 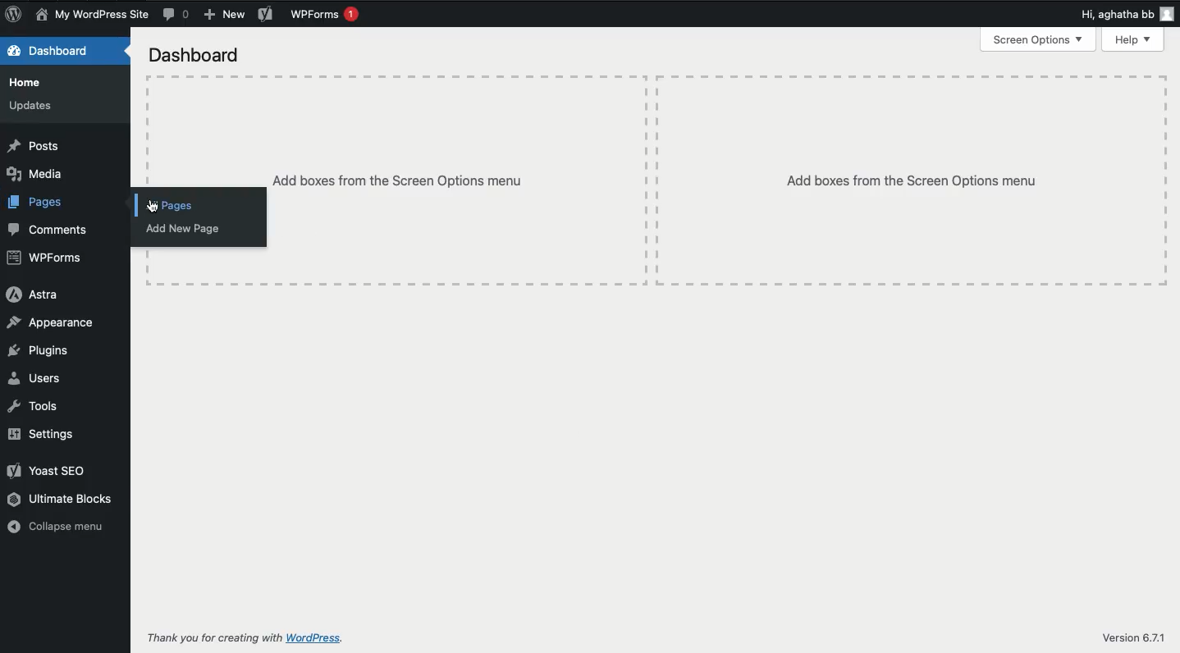 I want to click on All pages, so click(x=172, y=206).